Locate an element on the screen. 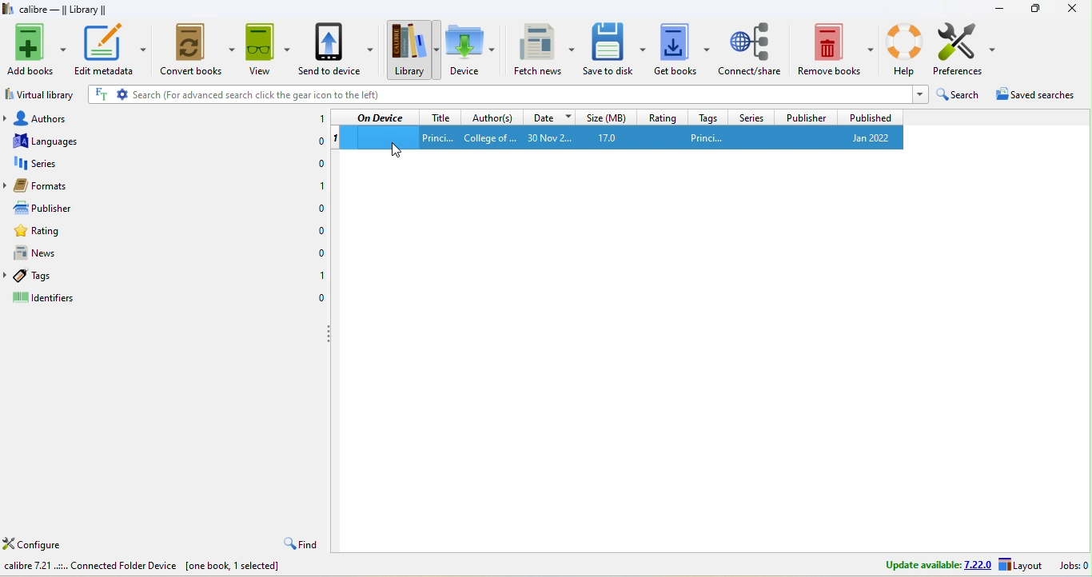  calibre-library is located at coordinates (68, 10).